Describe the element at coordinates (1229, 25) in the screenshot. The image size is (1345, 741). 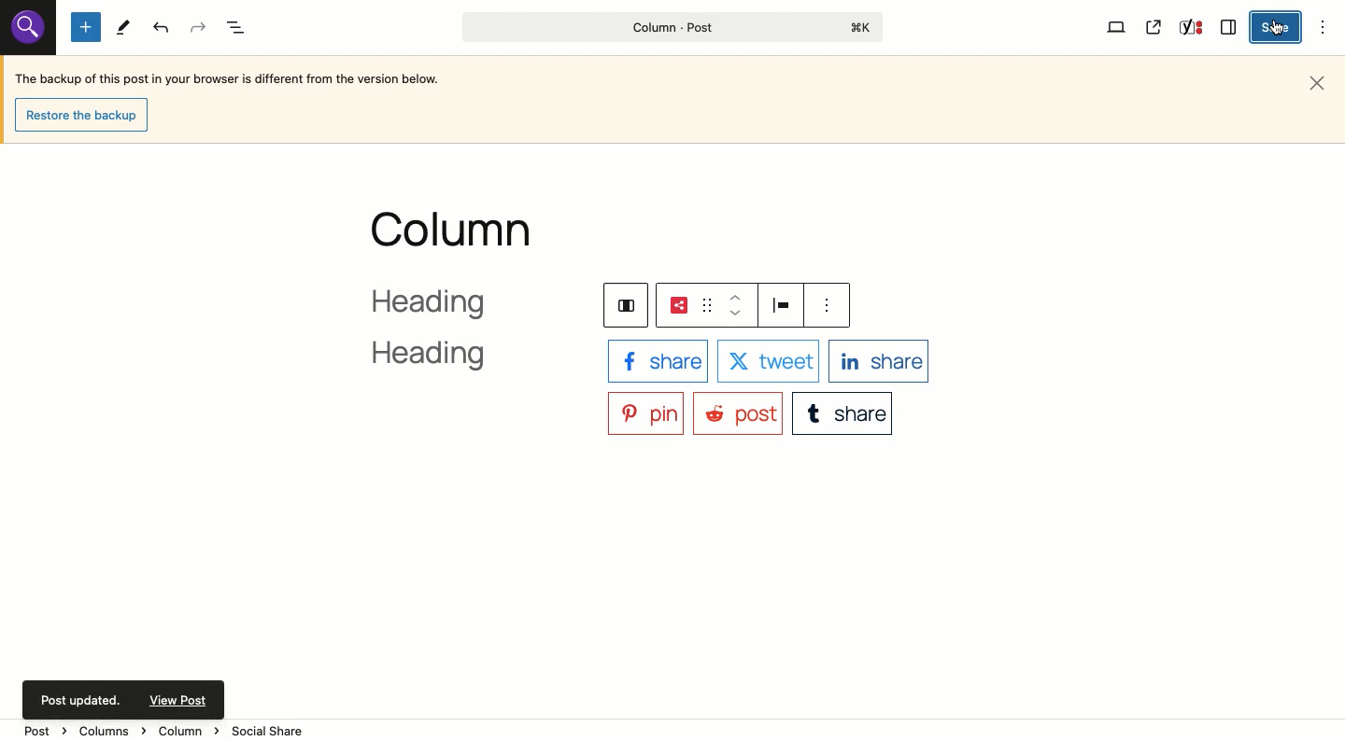
I see `Sidebar` at that location.